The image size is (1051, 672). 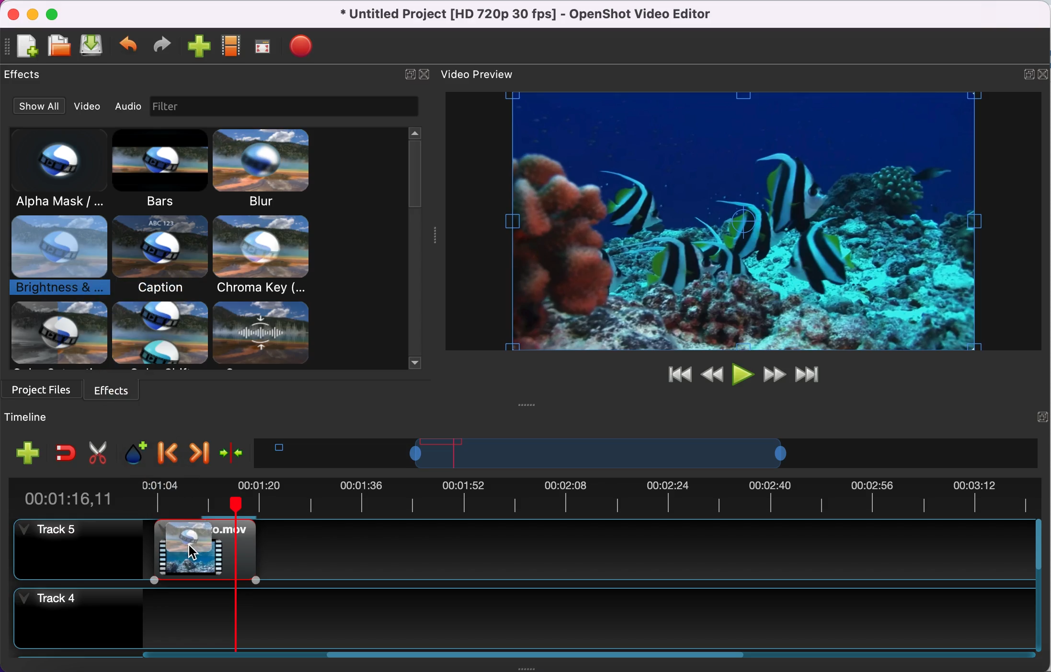 What do you see at coordinates (168, 107) in the screenshot?
I see `image` at bounding box center [168, 107].